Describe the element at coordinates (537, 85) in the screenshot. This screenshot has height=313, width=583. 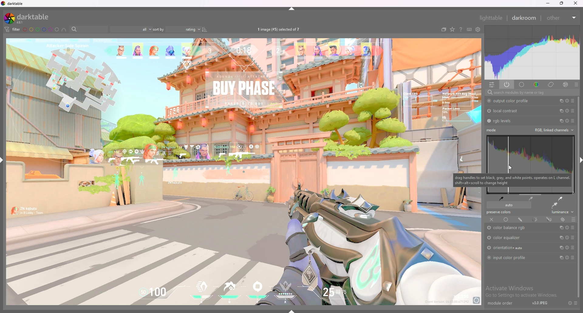
I see `color` at that location.